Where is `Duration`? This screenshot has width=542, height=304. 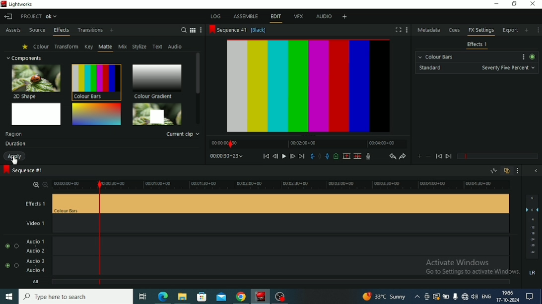
Duration is located at coordinates (15, 144).